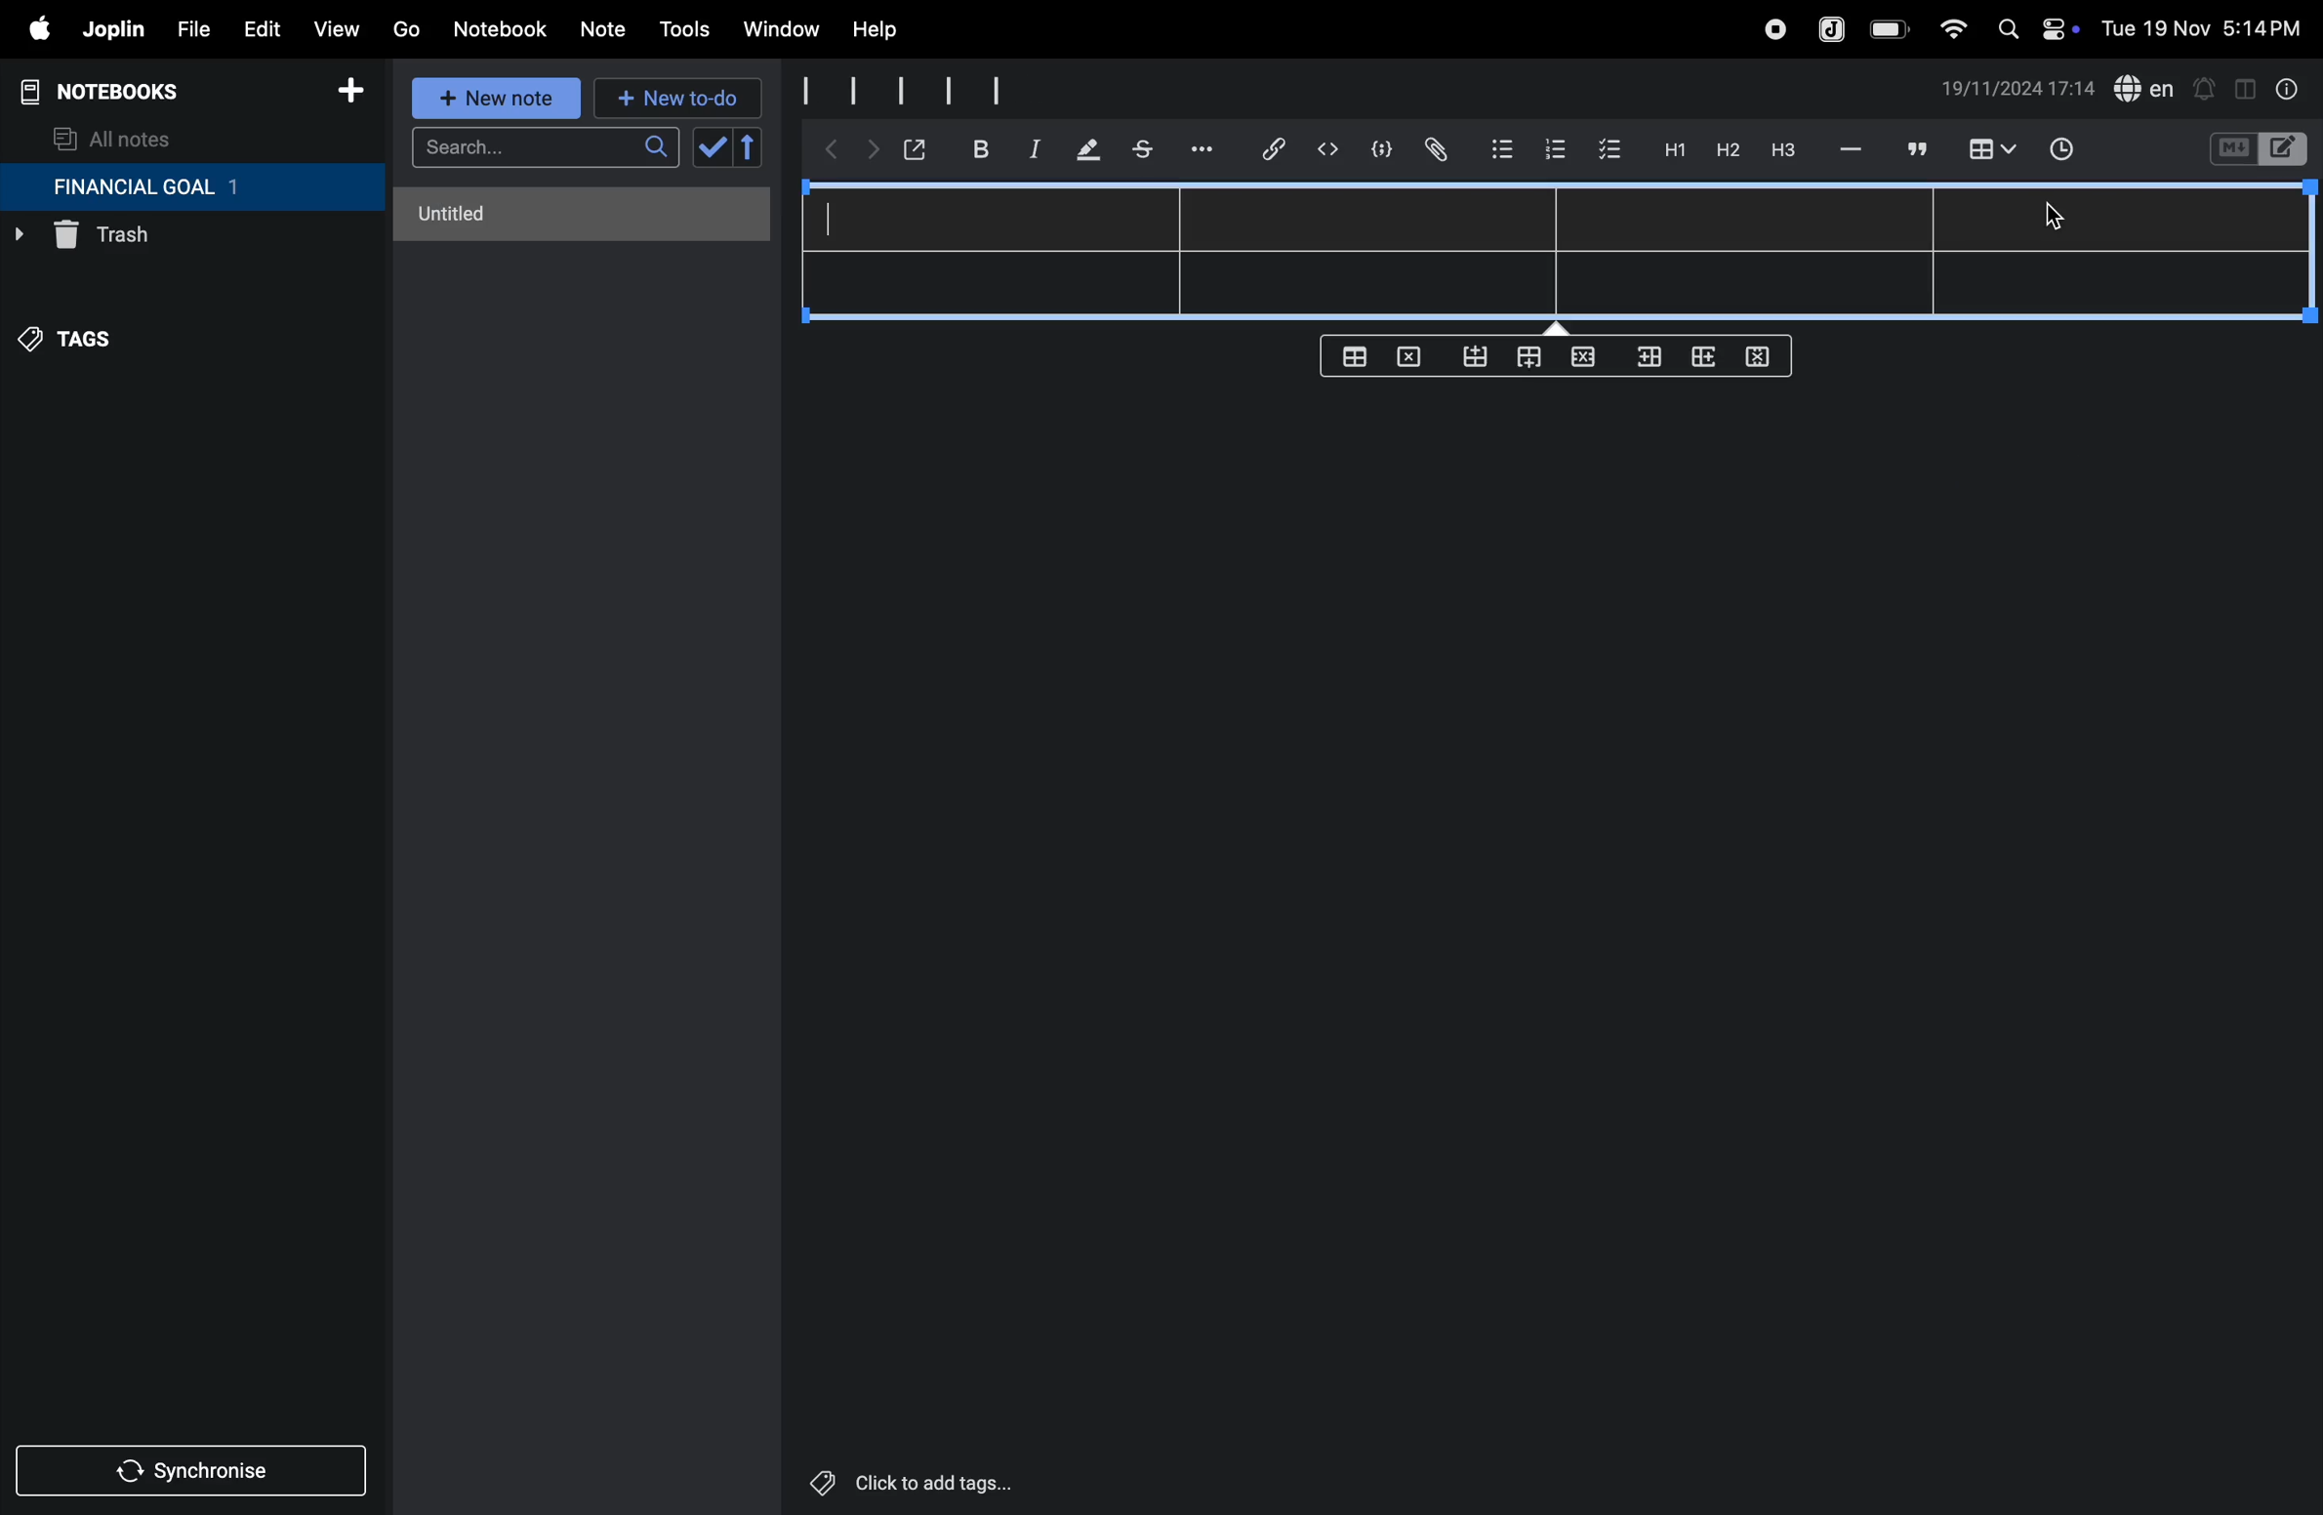  Describe the element at coordinates (186, 26) in the screenshot. I see `file` at that location.